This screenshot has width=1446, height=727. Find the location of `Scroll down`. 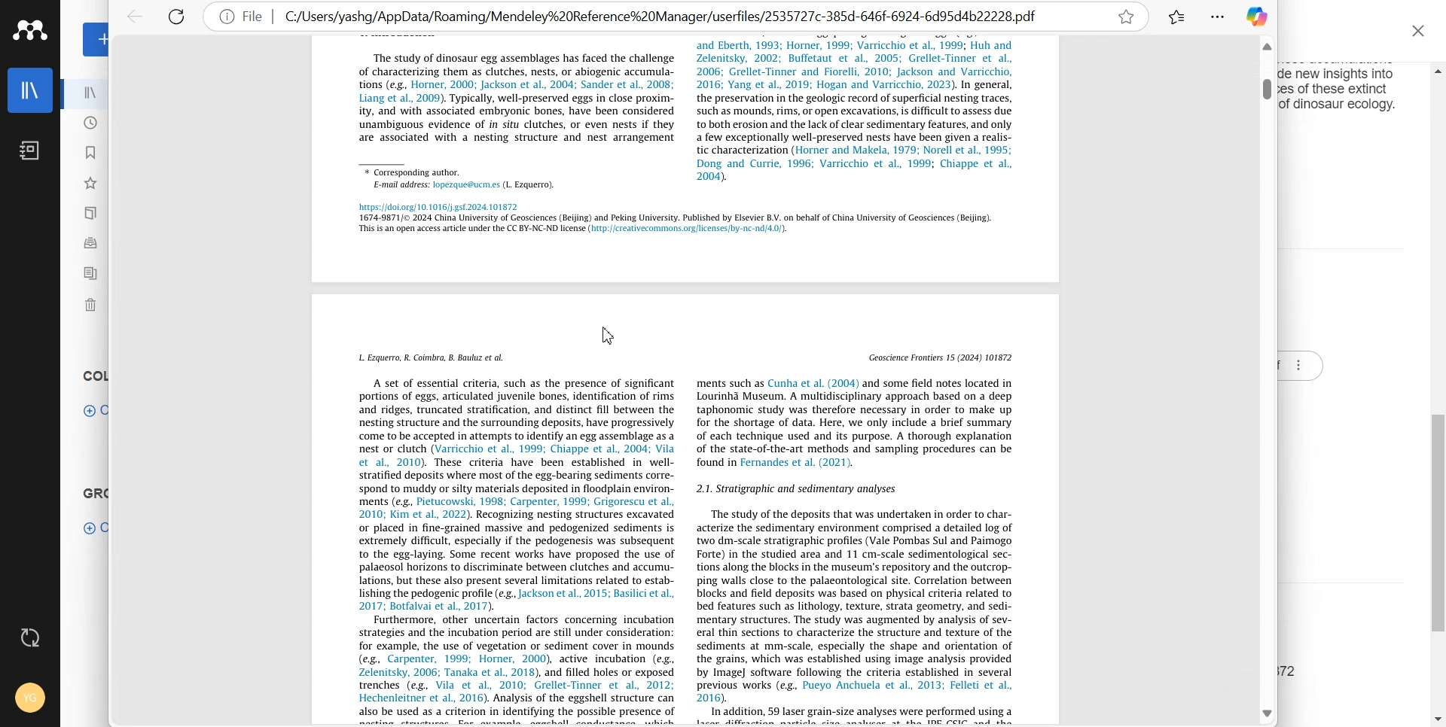

Scroll down is located at coordinates (1435, 718).